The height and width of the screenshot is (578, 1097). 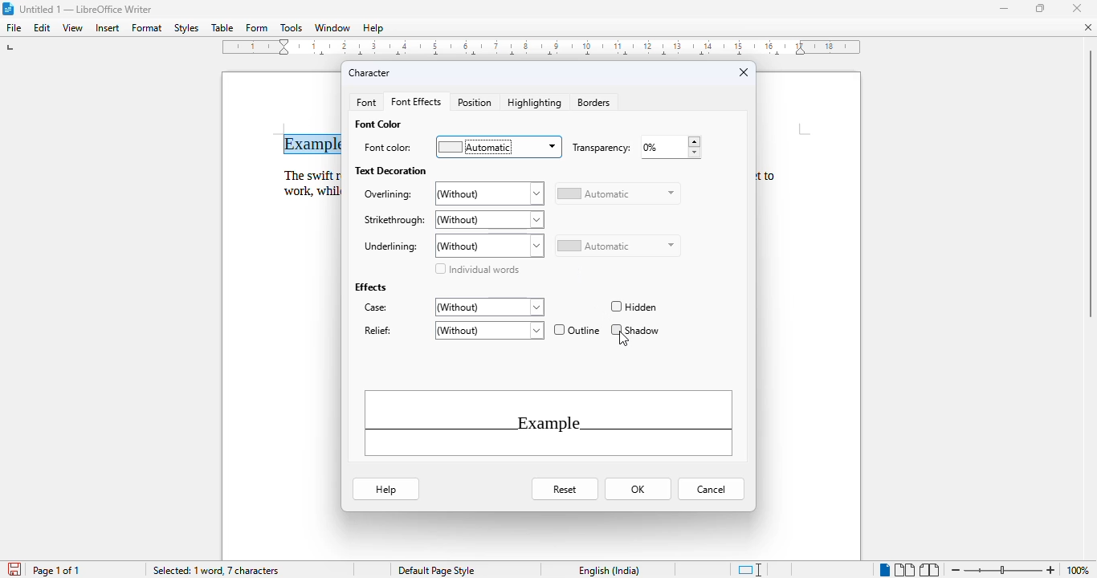 What do you see at coordinates (218, 571) in the screenshot?
I see `selected: 1 word, 7 characters` at bounding box center [218, 571].